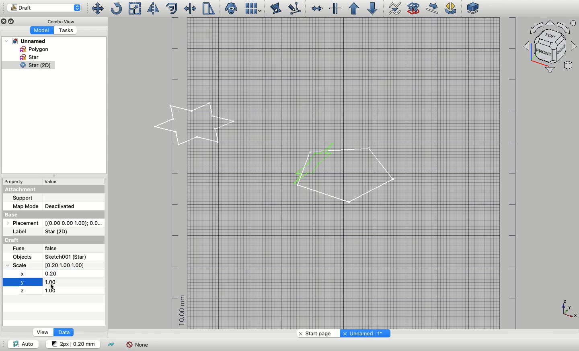 Image resolution: width=579 pixels, height=351 pixels. What do you see at coordinates (60, 21) in the screenshot?
I see `Combo view` at bounding box center [60, 21].